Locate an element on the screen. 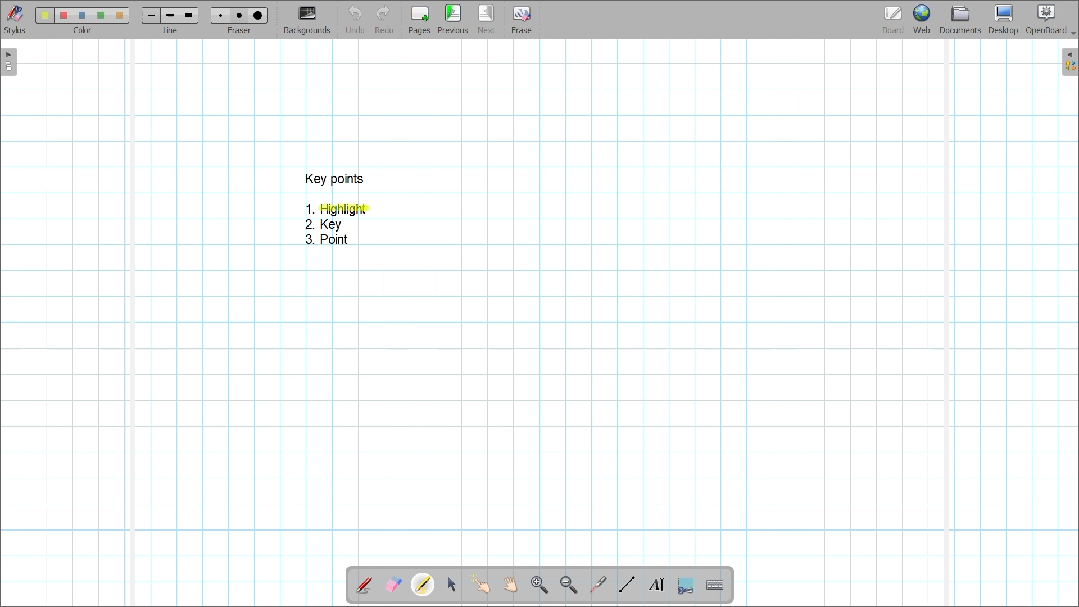 This screenshot has height=607, width=1079. Erase entire page is located at coordinates (521, 20).